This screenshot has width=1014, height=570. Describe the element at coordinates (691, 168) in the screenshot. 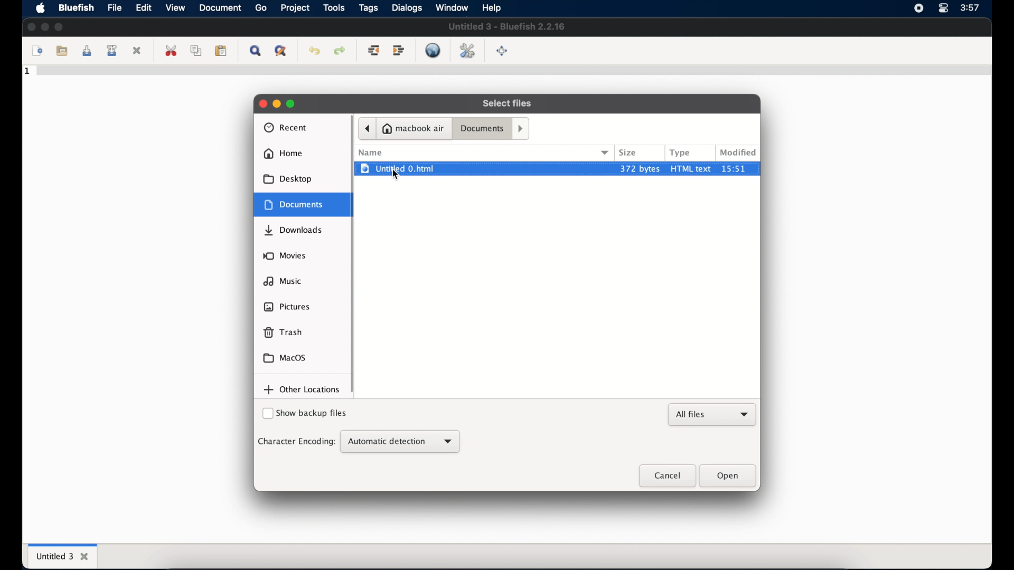

I see `html text` at that location.